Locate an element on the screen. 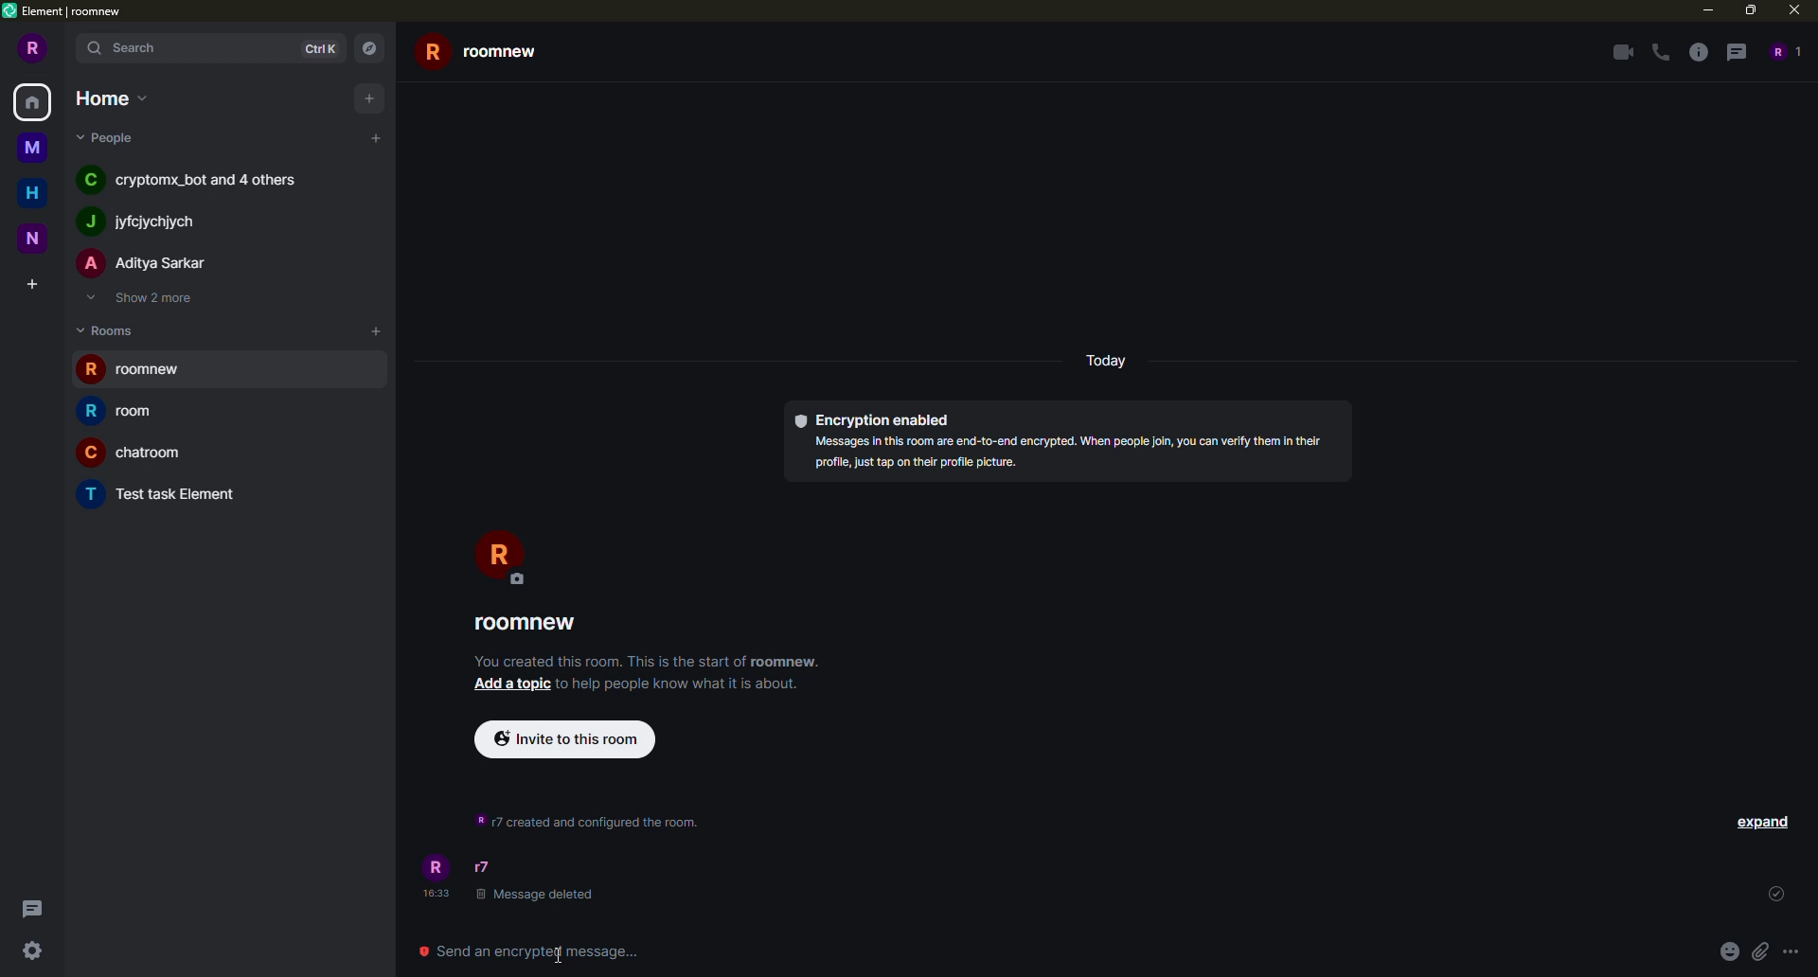 This screenshot has width=1818, height=977. day is located at coordinates (1109, 361).